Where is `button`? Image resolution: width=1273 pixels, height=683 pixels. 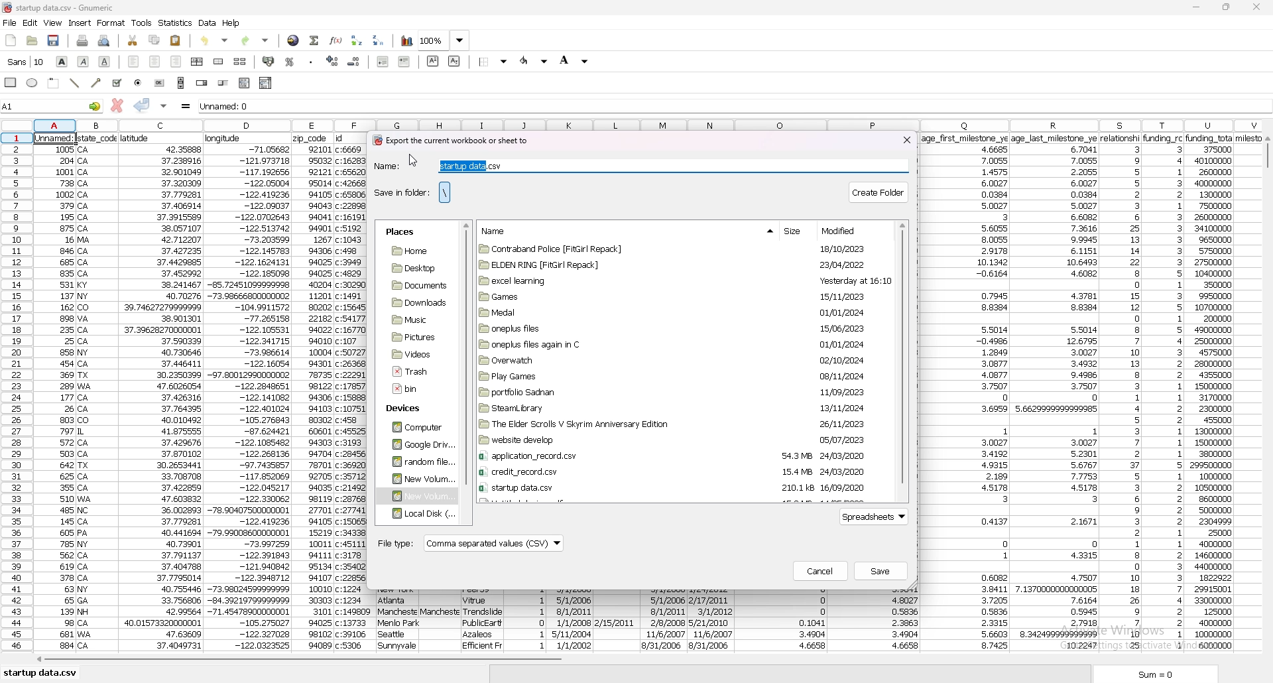
button is located at coordinates (160, 83).